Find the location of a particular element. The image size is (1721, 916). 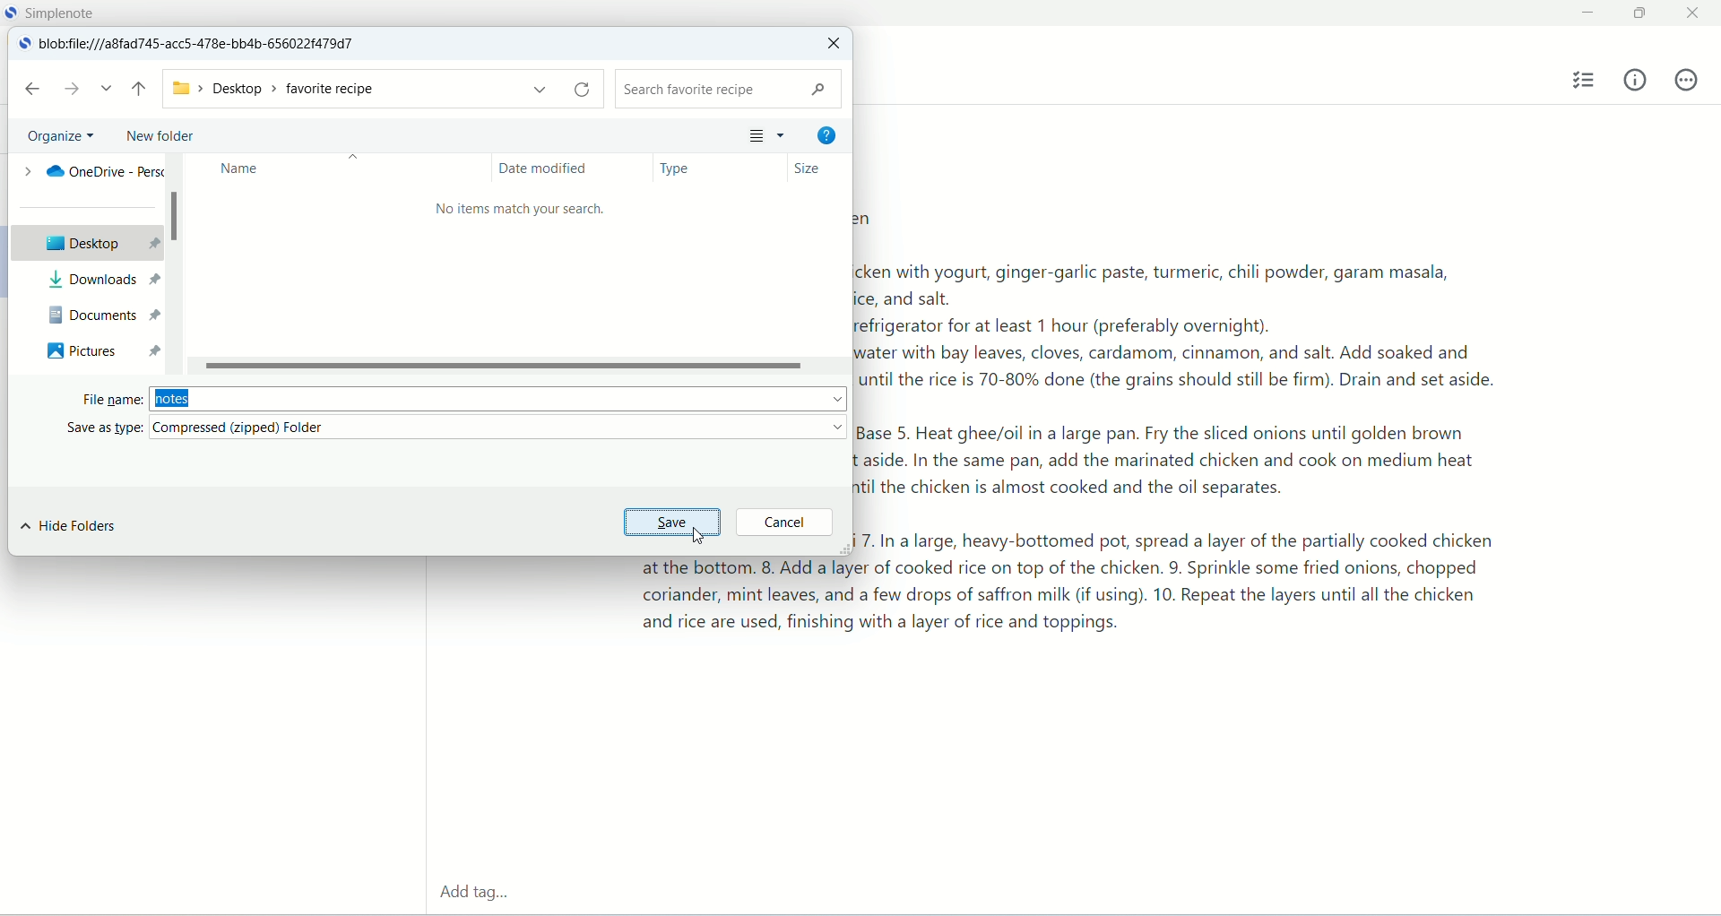

pictures is located at coordinates (99, 350).